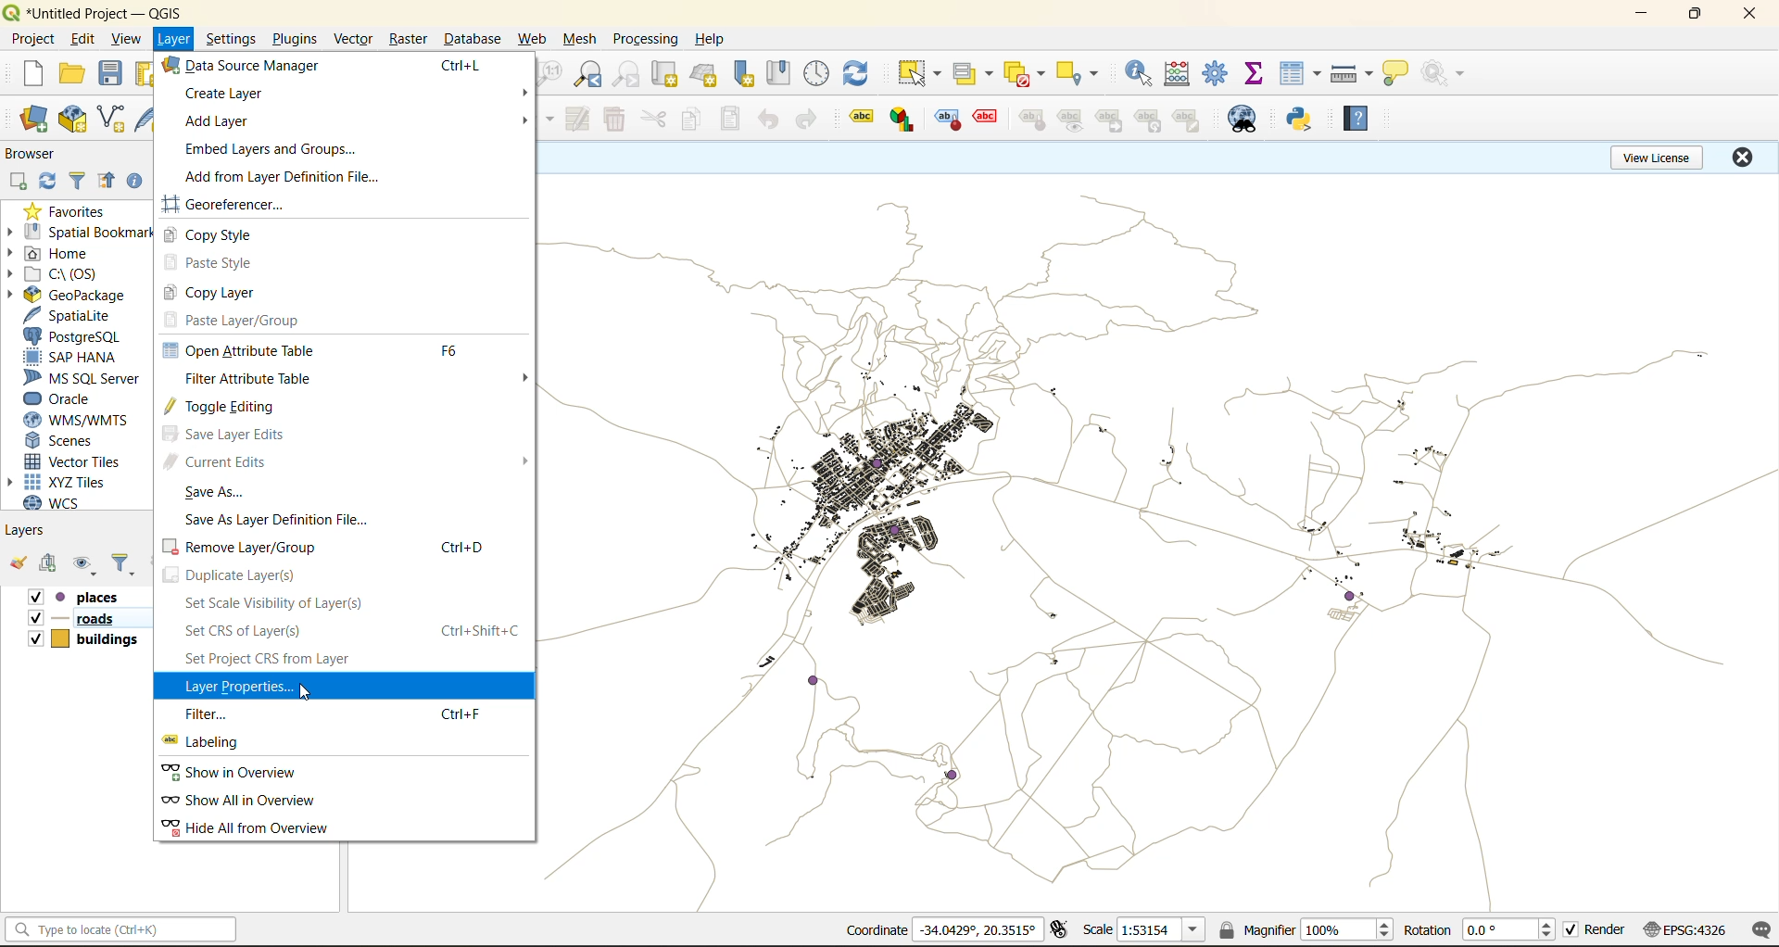 Image resolution: width=1779 pixels, height=947 pixels. I want to click on places, so click(89, 597).